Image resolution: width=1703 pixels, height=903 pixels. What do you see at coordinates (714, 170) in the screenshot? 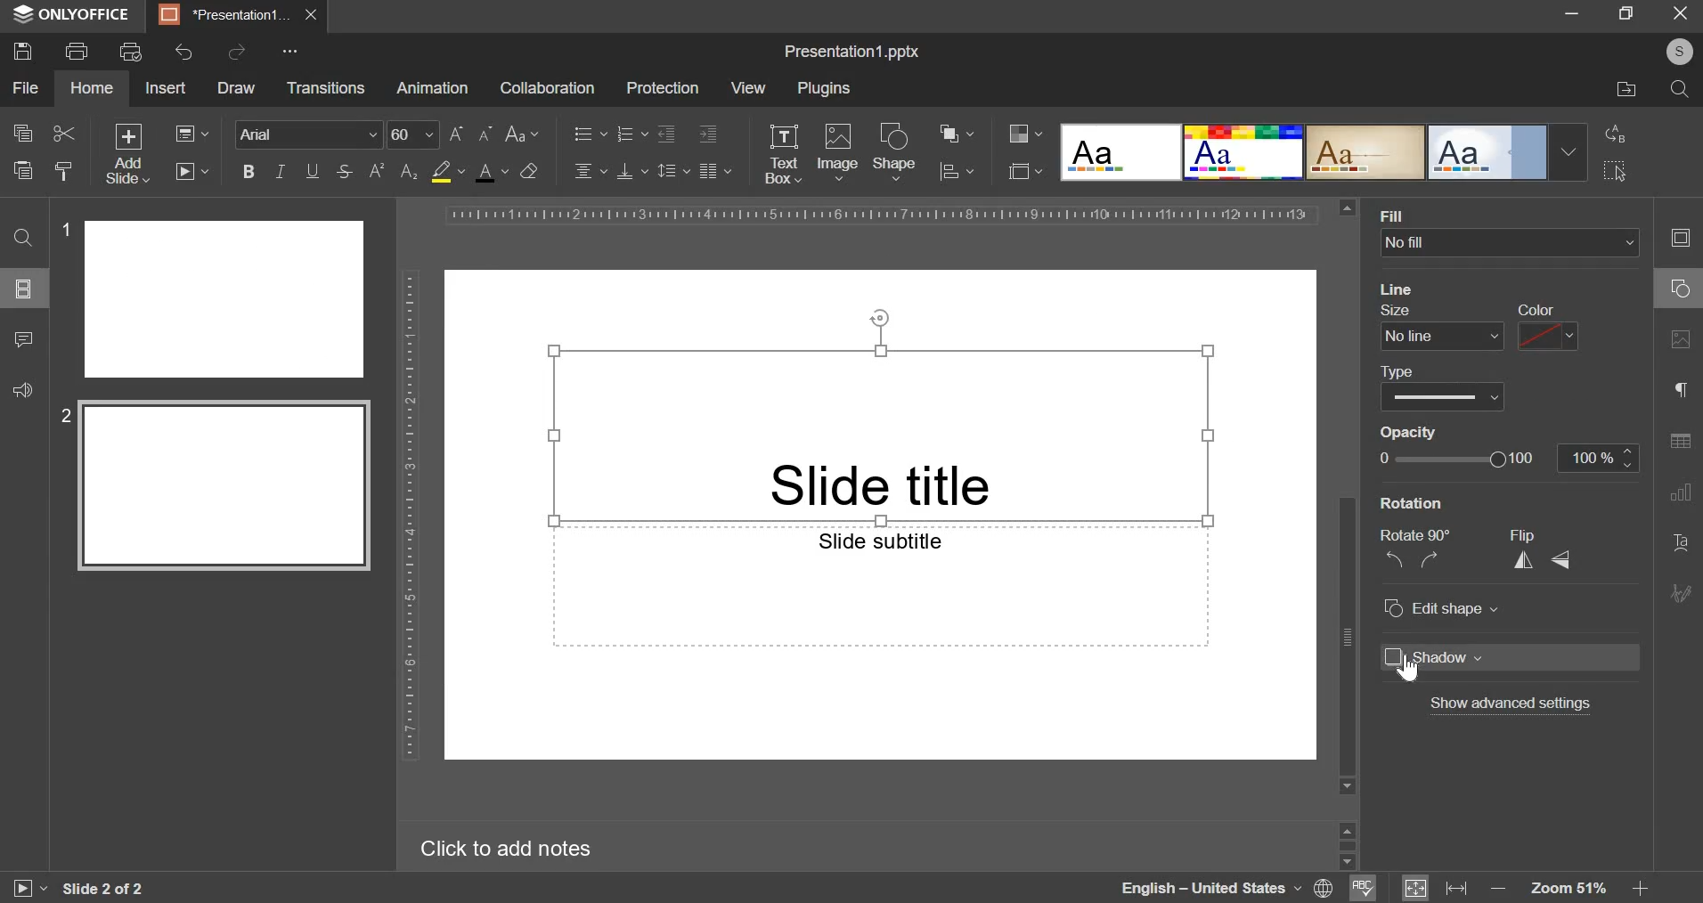
I see `paragraph alignment` at bounding box center [714, 170].